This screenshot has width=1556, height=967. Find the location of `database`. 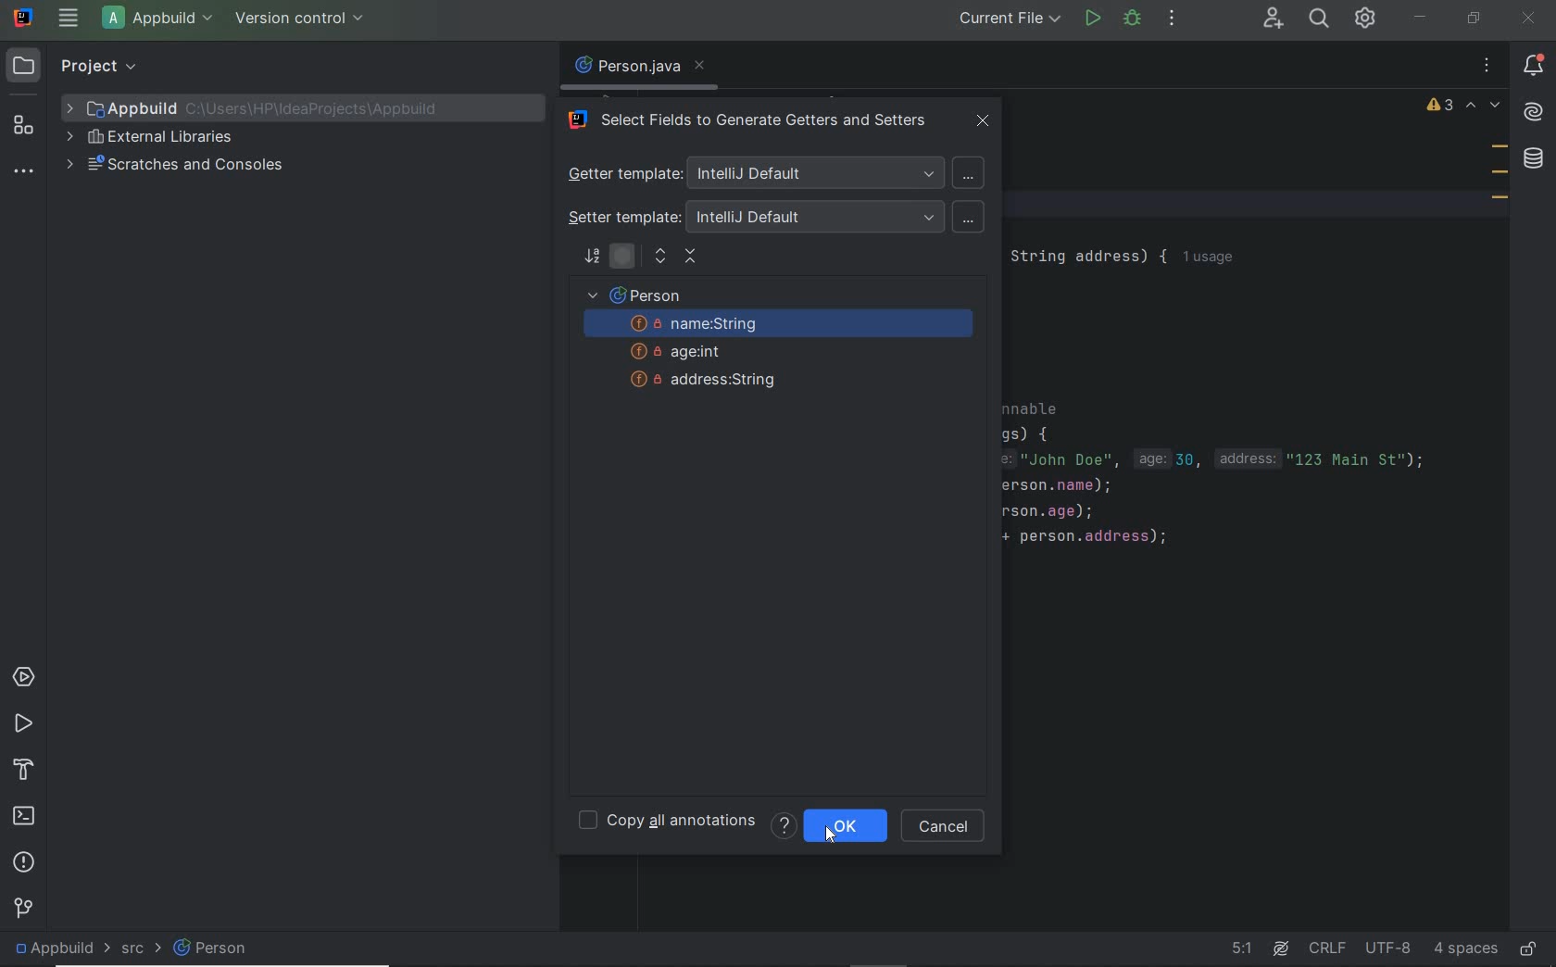

database is located at coordinates (1537, 160).